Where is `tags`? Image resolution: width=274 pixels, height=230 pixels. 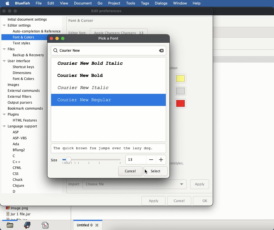
tags is located at coordinates (145, 3).